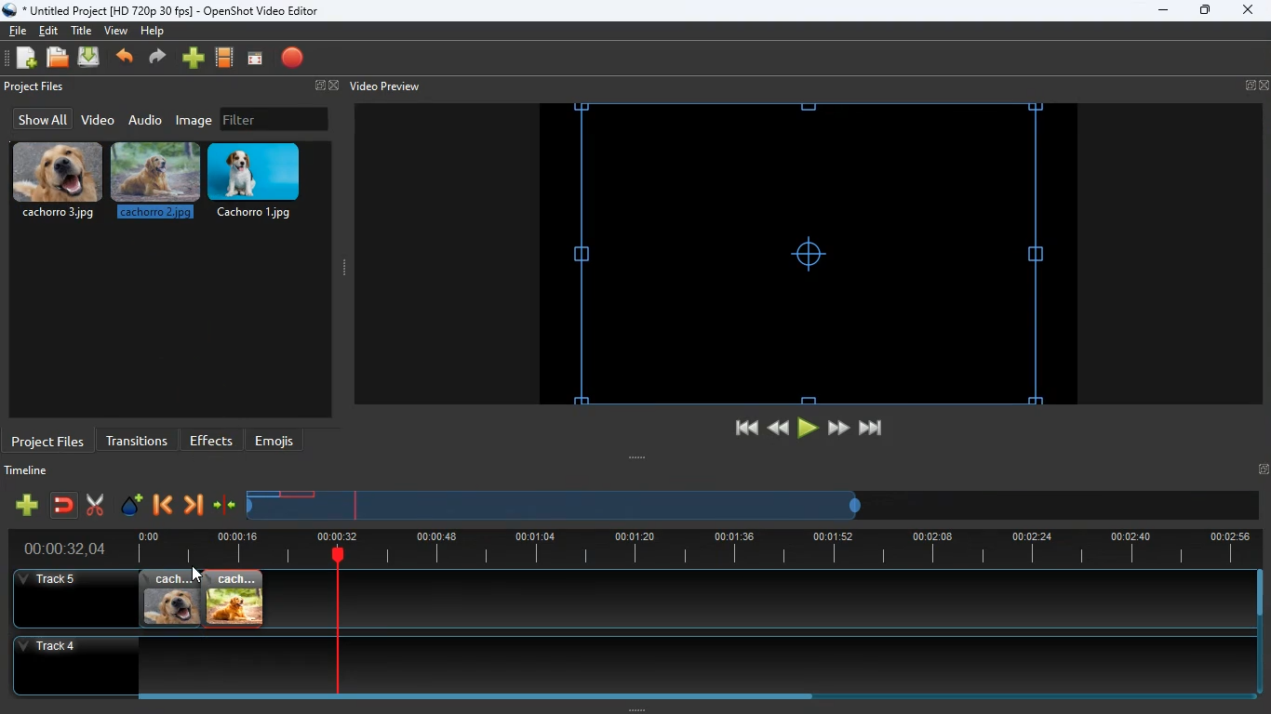  I want to click on add, so click(26, 505).